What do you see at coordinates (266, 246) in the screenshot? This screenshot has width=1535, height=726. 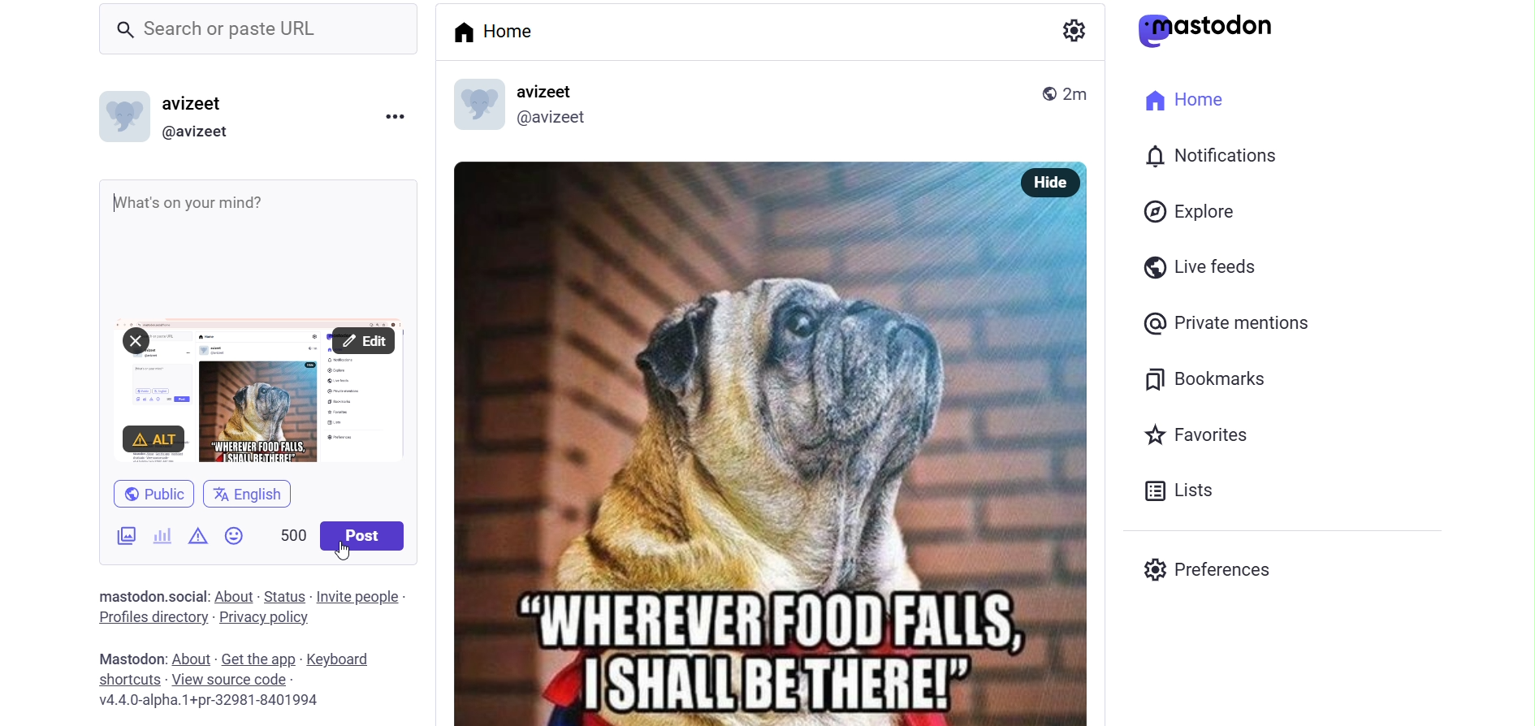 I see `whats on your mind` at bounding box center [266, 246].